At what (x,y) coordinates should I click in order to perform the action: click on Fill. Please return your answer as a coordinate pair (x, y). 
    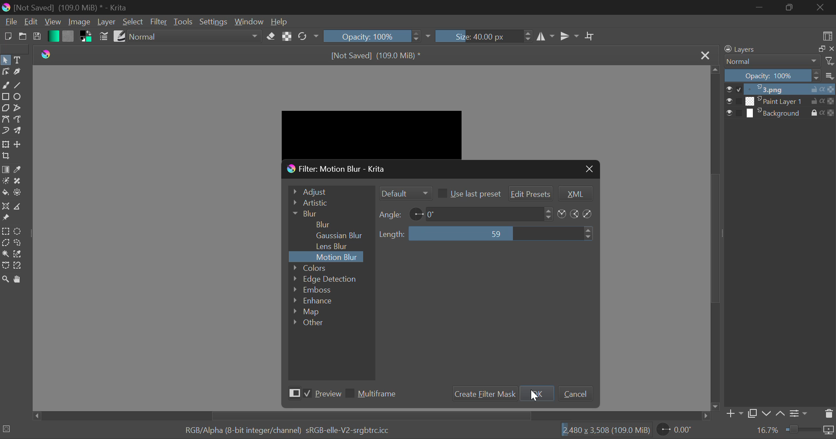
    Looking at the image, I should click on (5, 192).